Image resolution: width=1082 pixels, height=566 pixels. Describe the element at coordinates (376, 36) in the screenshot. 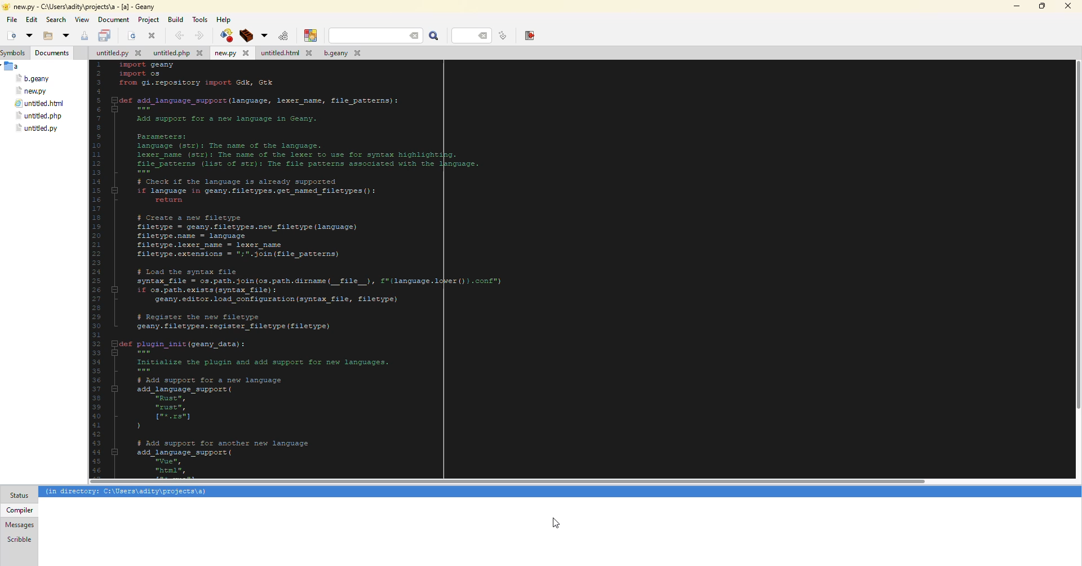

I see `search` at that location.